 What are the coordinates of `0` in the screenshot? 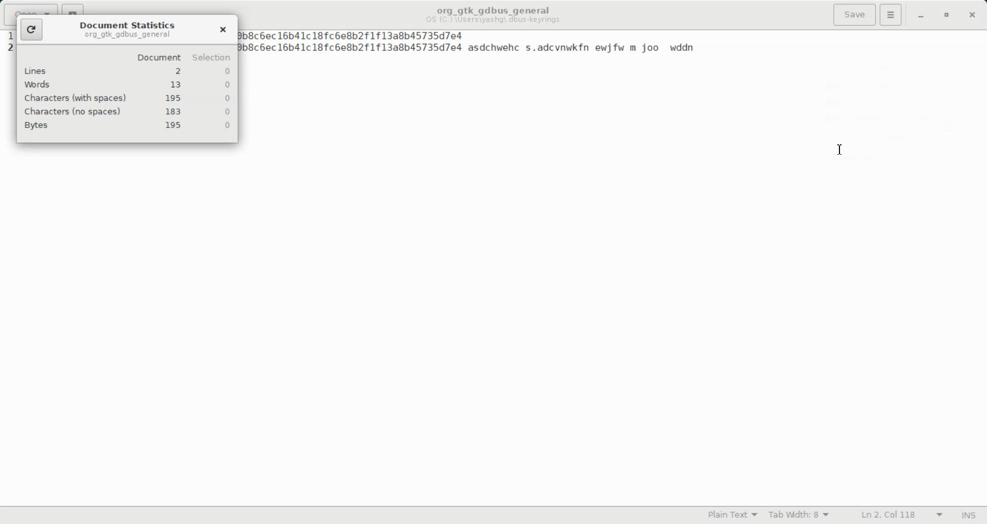 It's located at (227, 125).